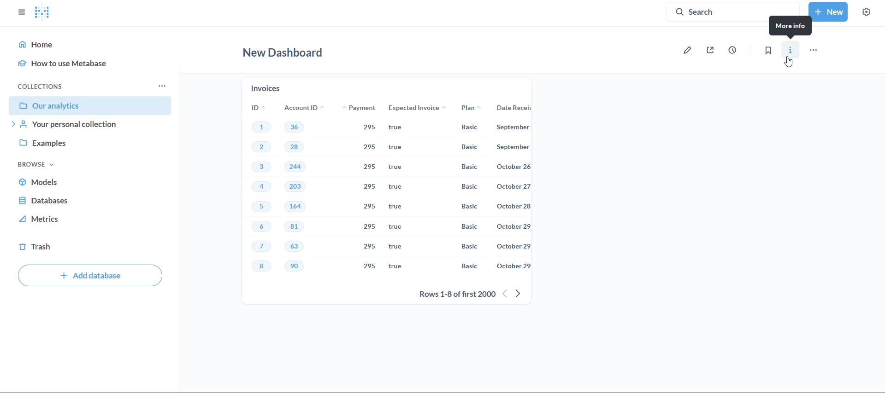 The height and width of the screenshot is (393, 885). I want to click on 295, so click(370, 187).